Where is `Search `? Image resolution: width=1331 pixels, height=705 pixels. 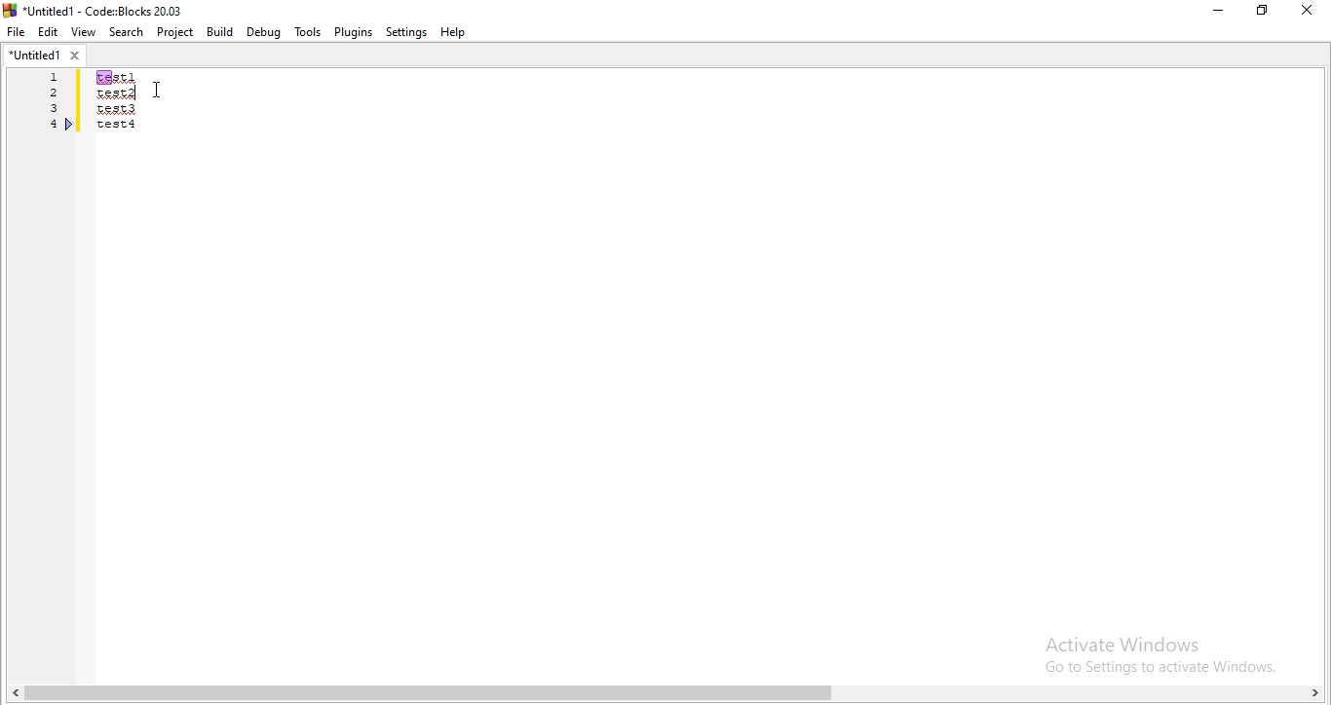
Search  is located at coordinates (128, 33).